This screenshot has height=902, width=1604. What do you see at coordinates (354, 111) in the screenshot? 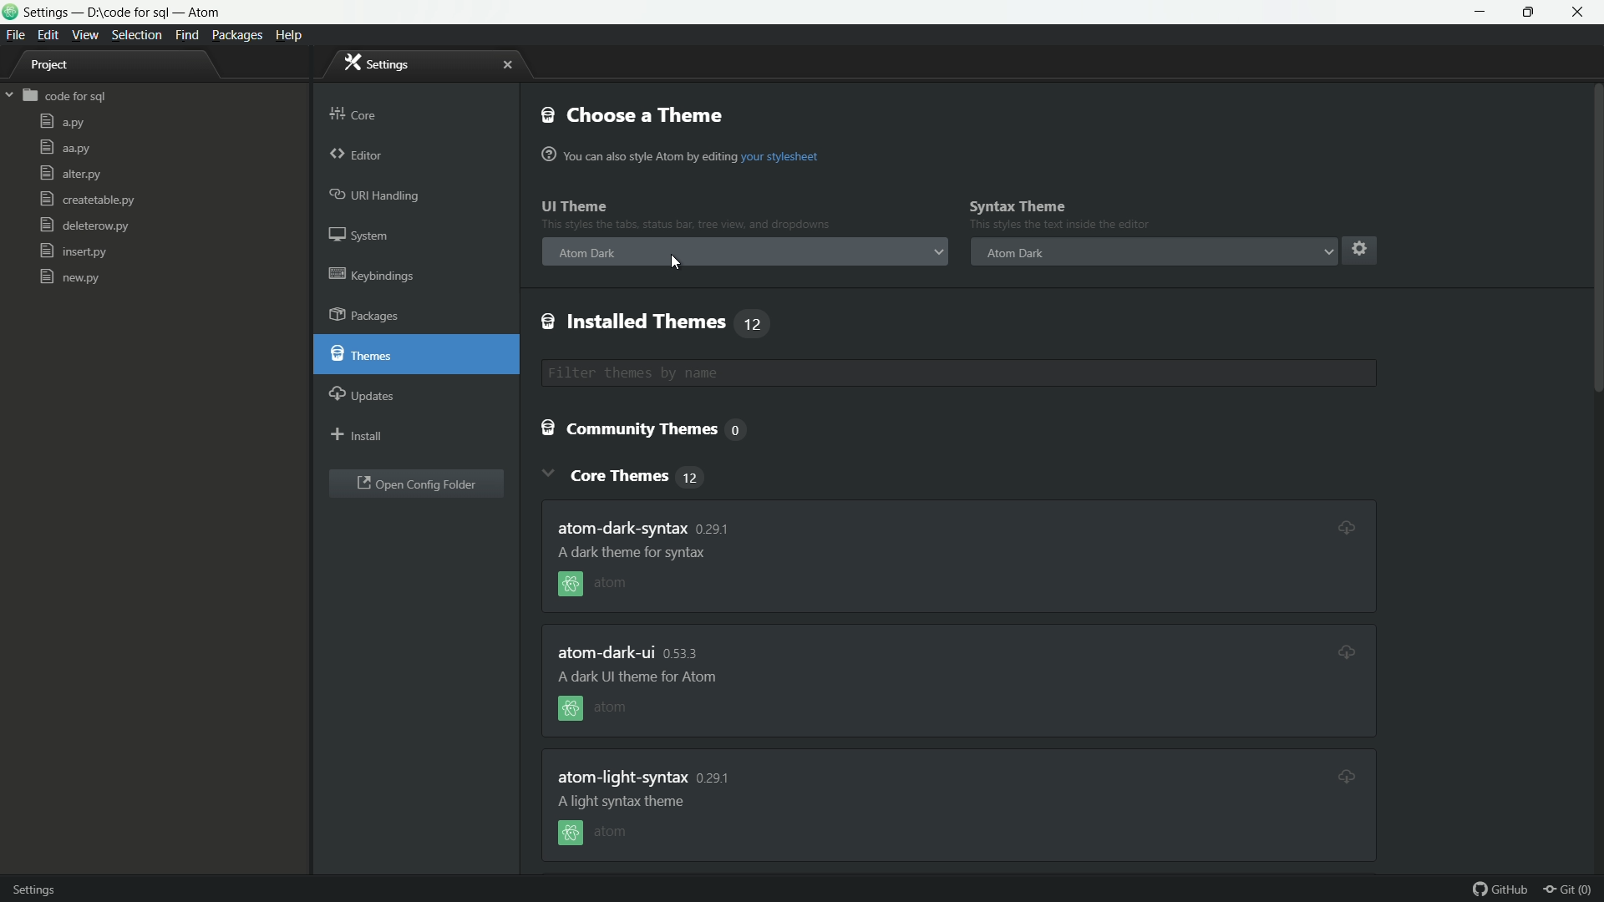
I see `core` at bounding box center [354, 111].